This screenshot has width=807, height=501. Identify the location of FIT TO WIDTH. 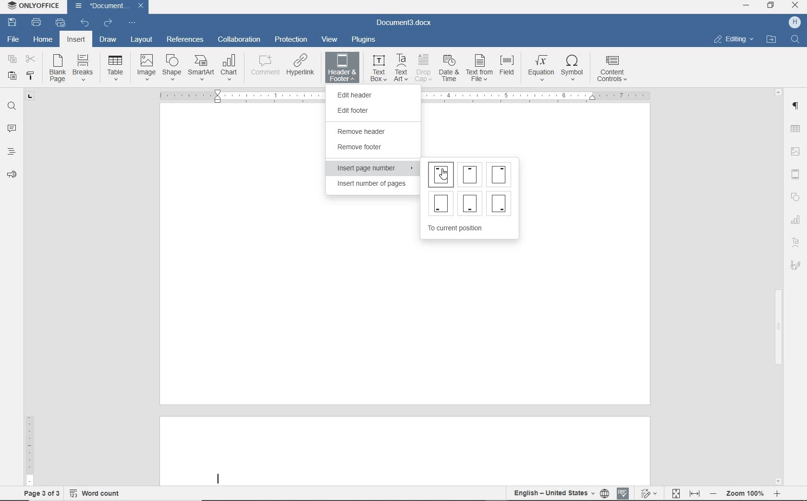
(694, 493).